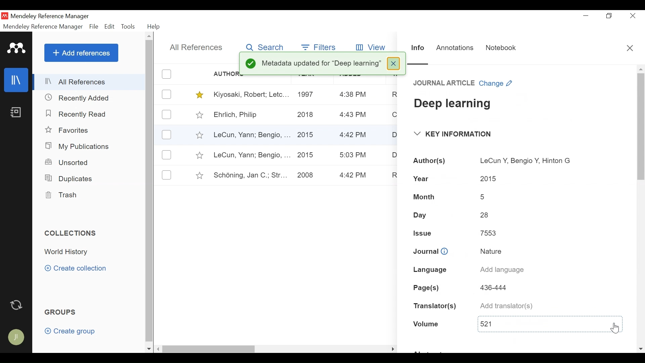  What do you see at coordinates (199, 155) in the screenshot?
I see `Toggle Favorites` at bounding box center [199, 155].